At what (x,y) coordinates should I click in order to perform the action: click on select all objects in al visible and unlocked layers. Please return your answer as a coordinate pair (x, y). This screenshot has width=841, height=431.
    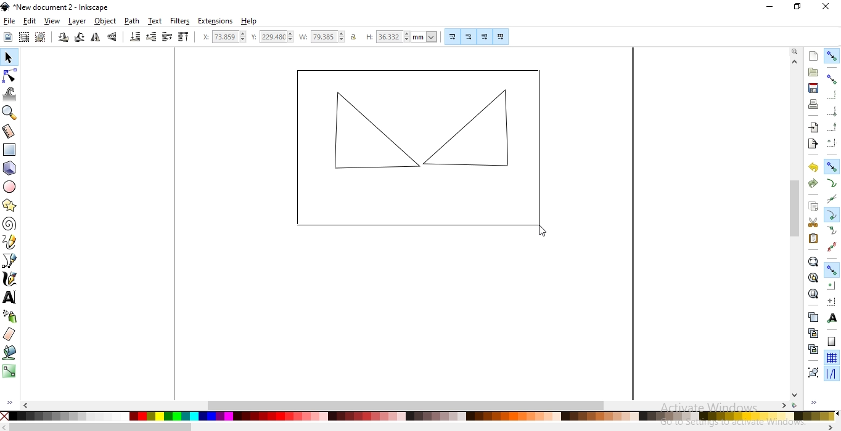
    Looking at the image, I should click on (23, 38).